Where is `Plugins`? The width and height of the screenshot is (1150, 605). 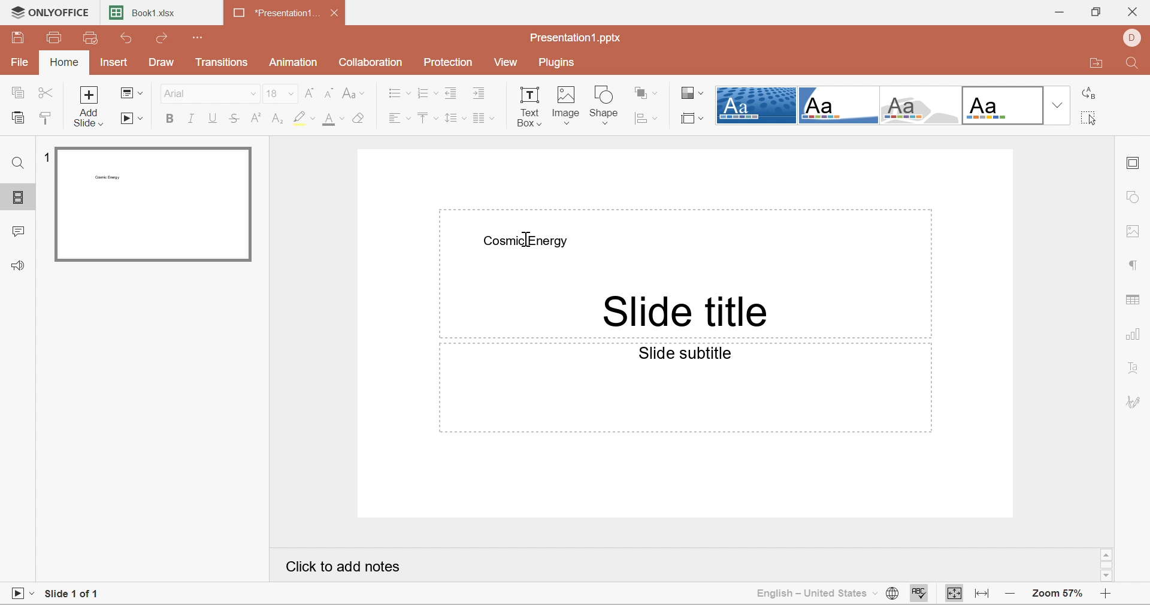
Plugins is located at coordinates (558, 63).